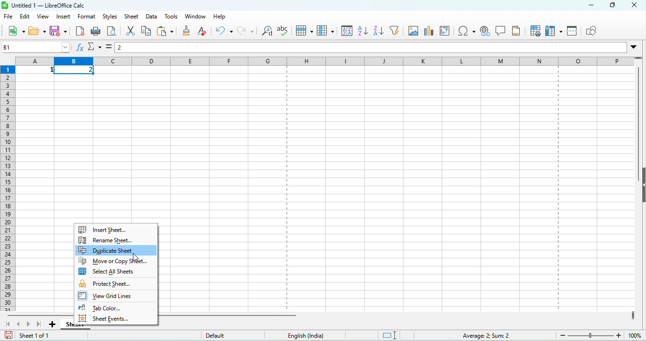  Describe the element at coordinates (79, 48) in the screenshot. I see `function wizard` at that location.